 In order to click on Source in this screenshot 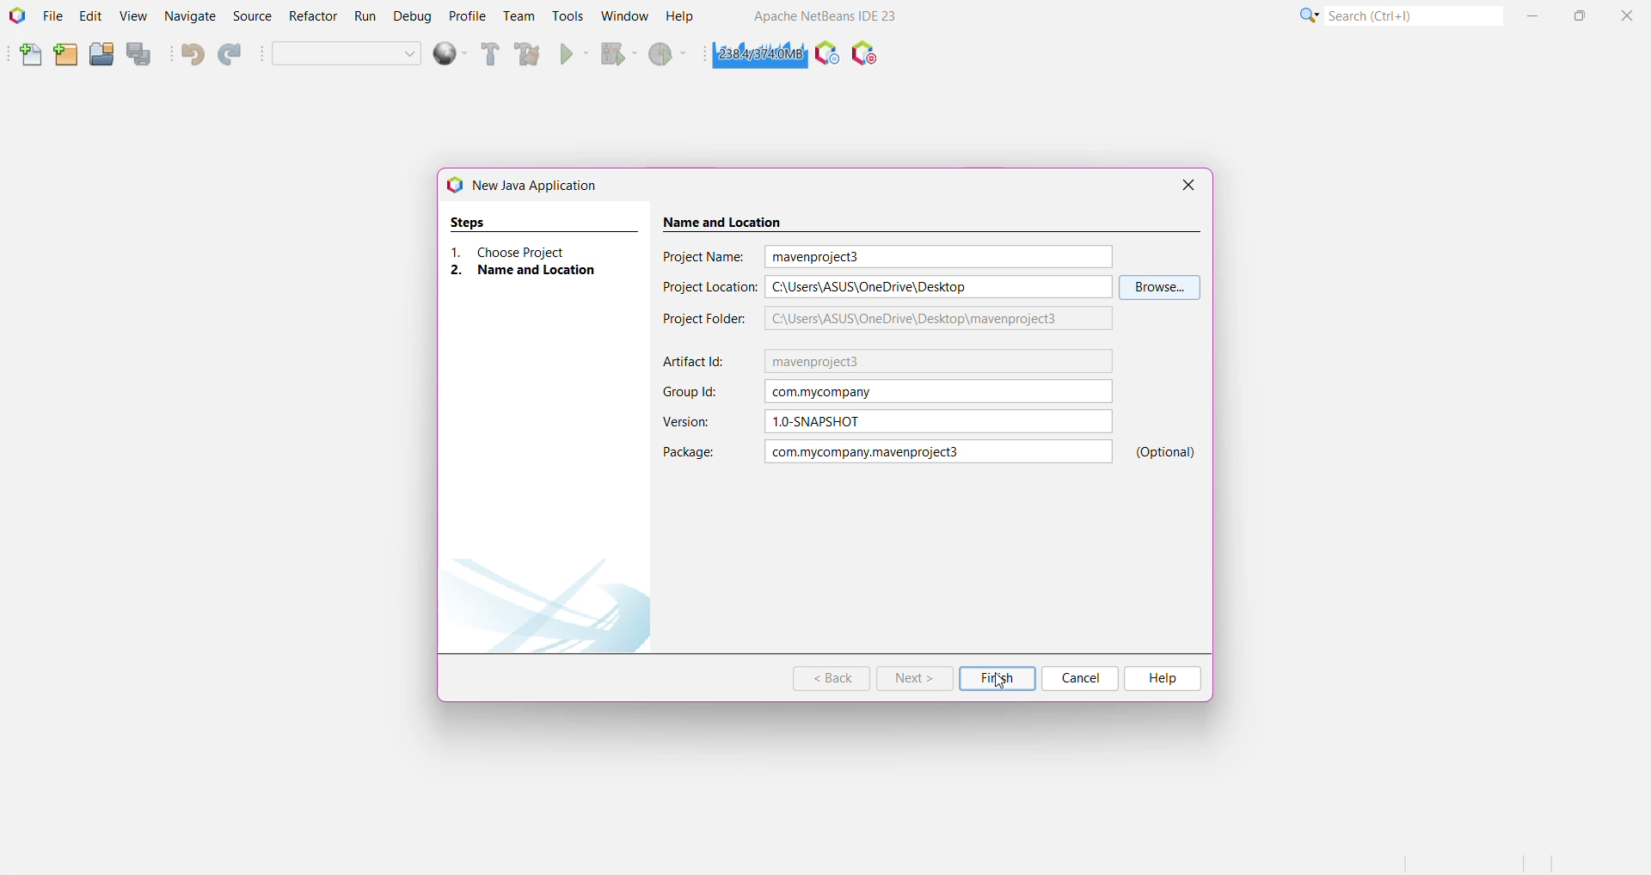, I will do `click(250, 16)`.